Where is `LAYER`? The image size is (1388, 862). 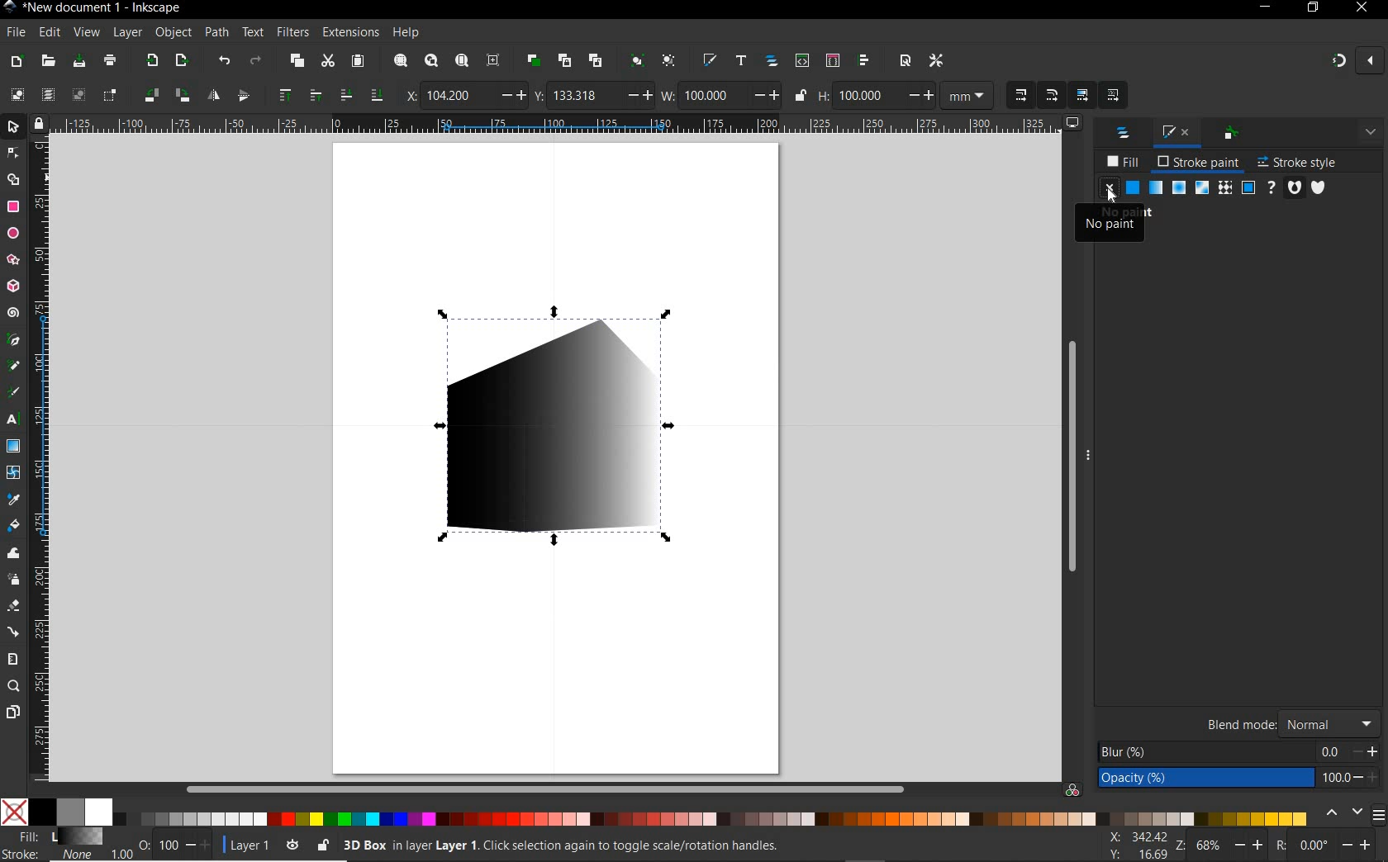 LAYER is located at coordinates (126, 32).